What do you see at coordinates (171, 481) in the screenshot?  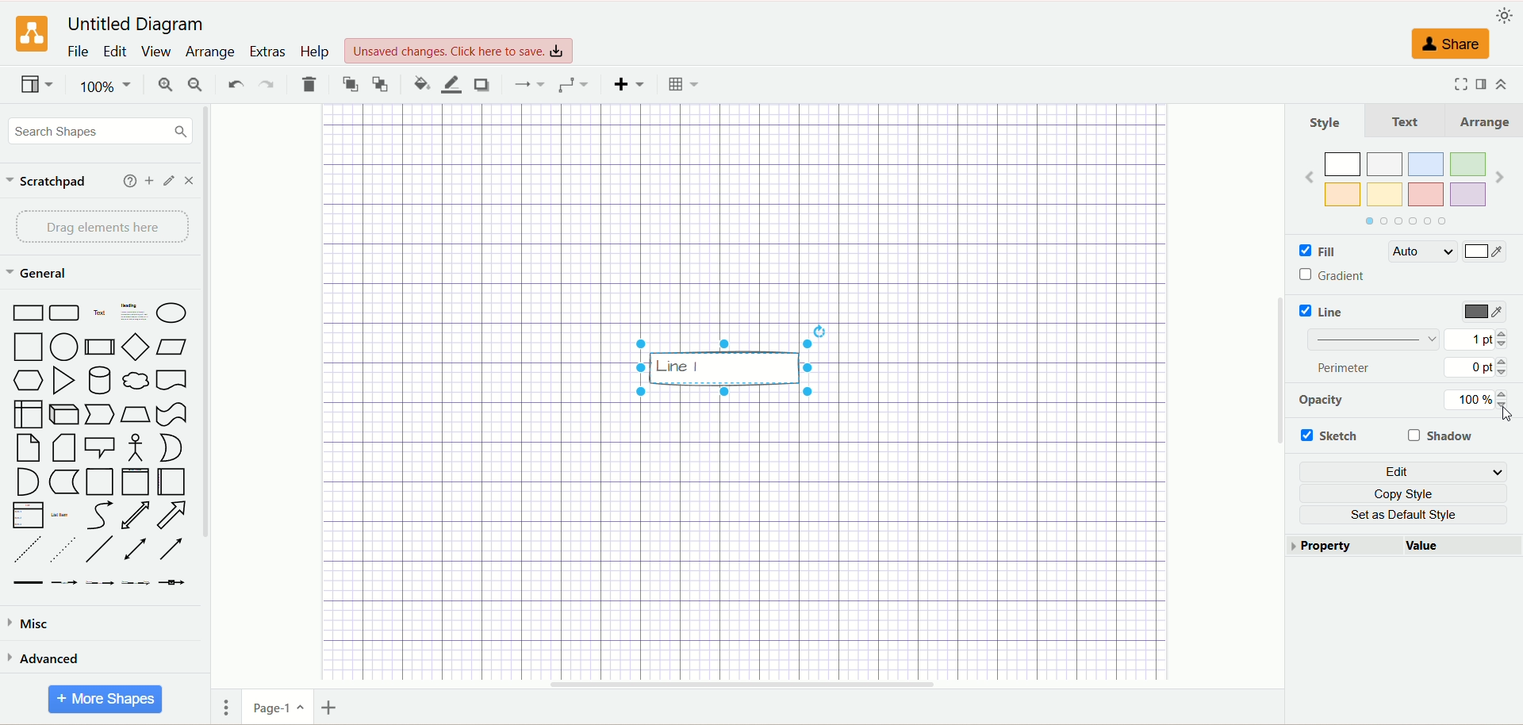 I see `Horizantal Container` at bounding box center [171, 481].